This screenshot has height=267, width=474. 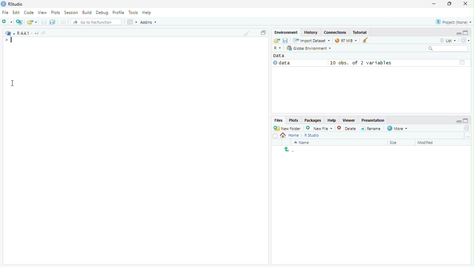 What do you see at coordinates (374, 120) in the screenshot?
I see `presentation` at bounding box center [374, 120].